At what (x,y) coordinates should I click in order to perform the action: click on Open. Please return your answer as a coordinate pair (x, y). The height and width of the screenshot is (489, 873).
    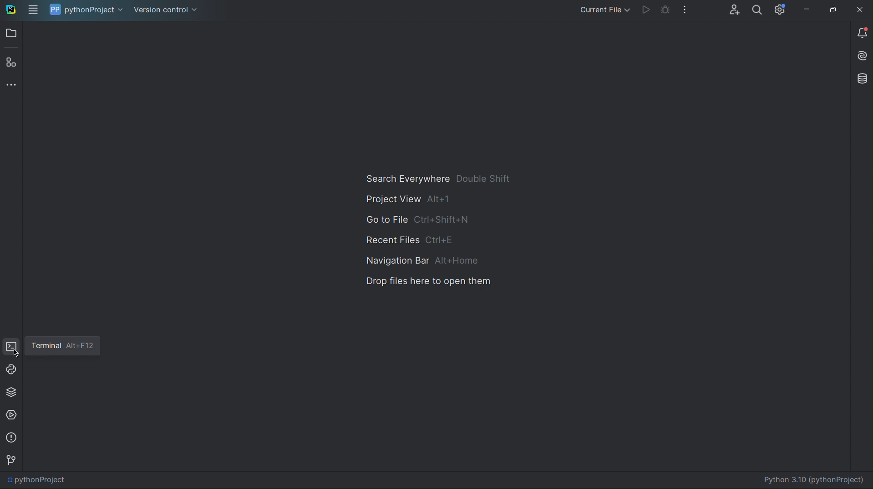
    Looking at the image, I should click on (10, 33).